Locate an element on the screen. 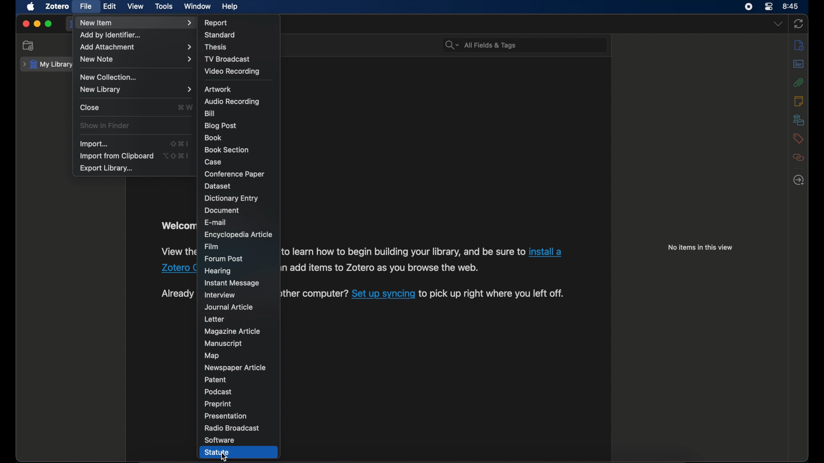  bill is located at coordinates (209, 113).